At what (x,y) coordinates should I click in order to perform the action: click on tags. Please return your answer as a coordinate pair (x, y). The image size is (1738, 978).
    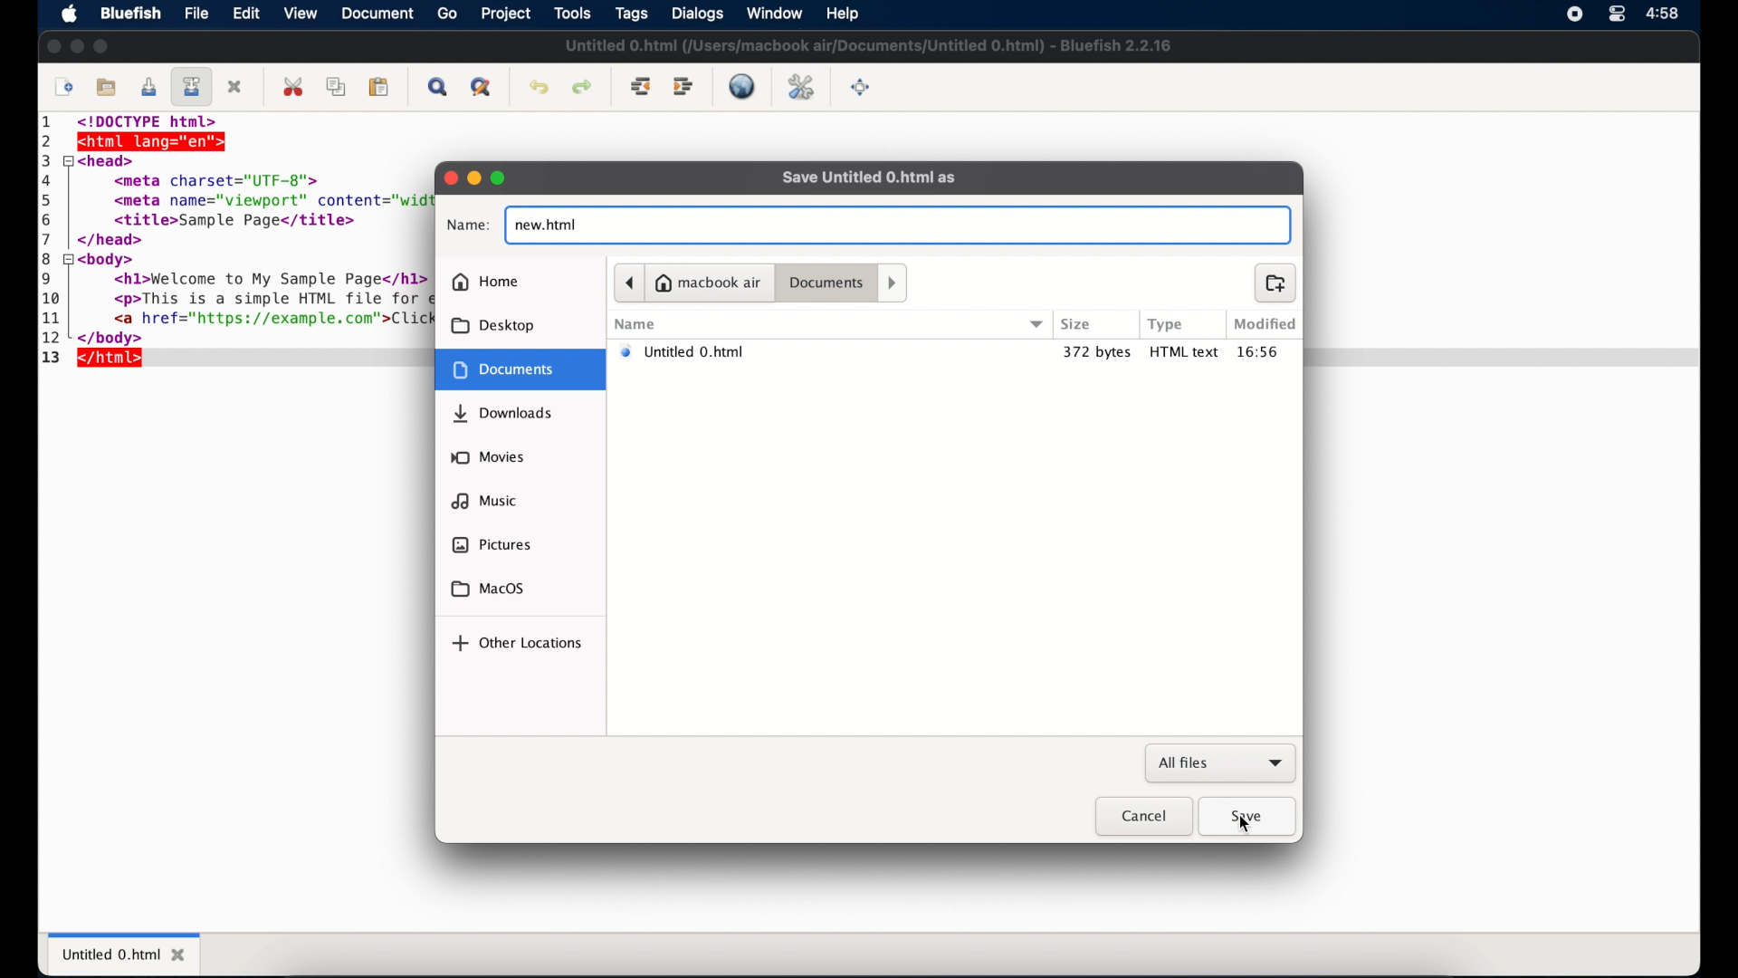
    Looking at the image, I should click on (633, 14).